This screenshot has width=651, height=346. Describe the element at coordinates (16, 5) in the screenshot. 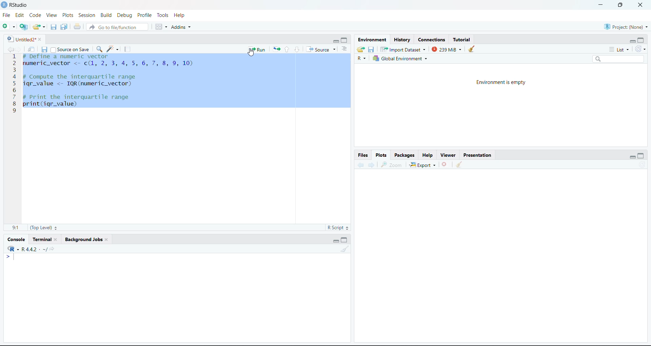

I see `RStudio` at that location.